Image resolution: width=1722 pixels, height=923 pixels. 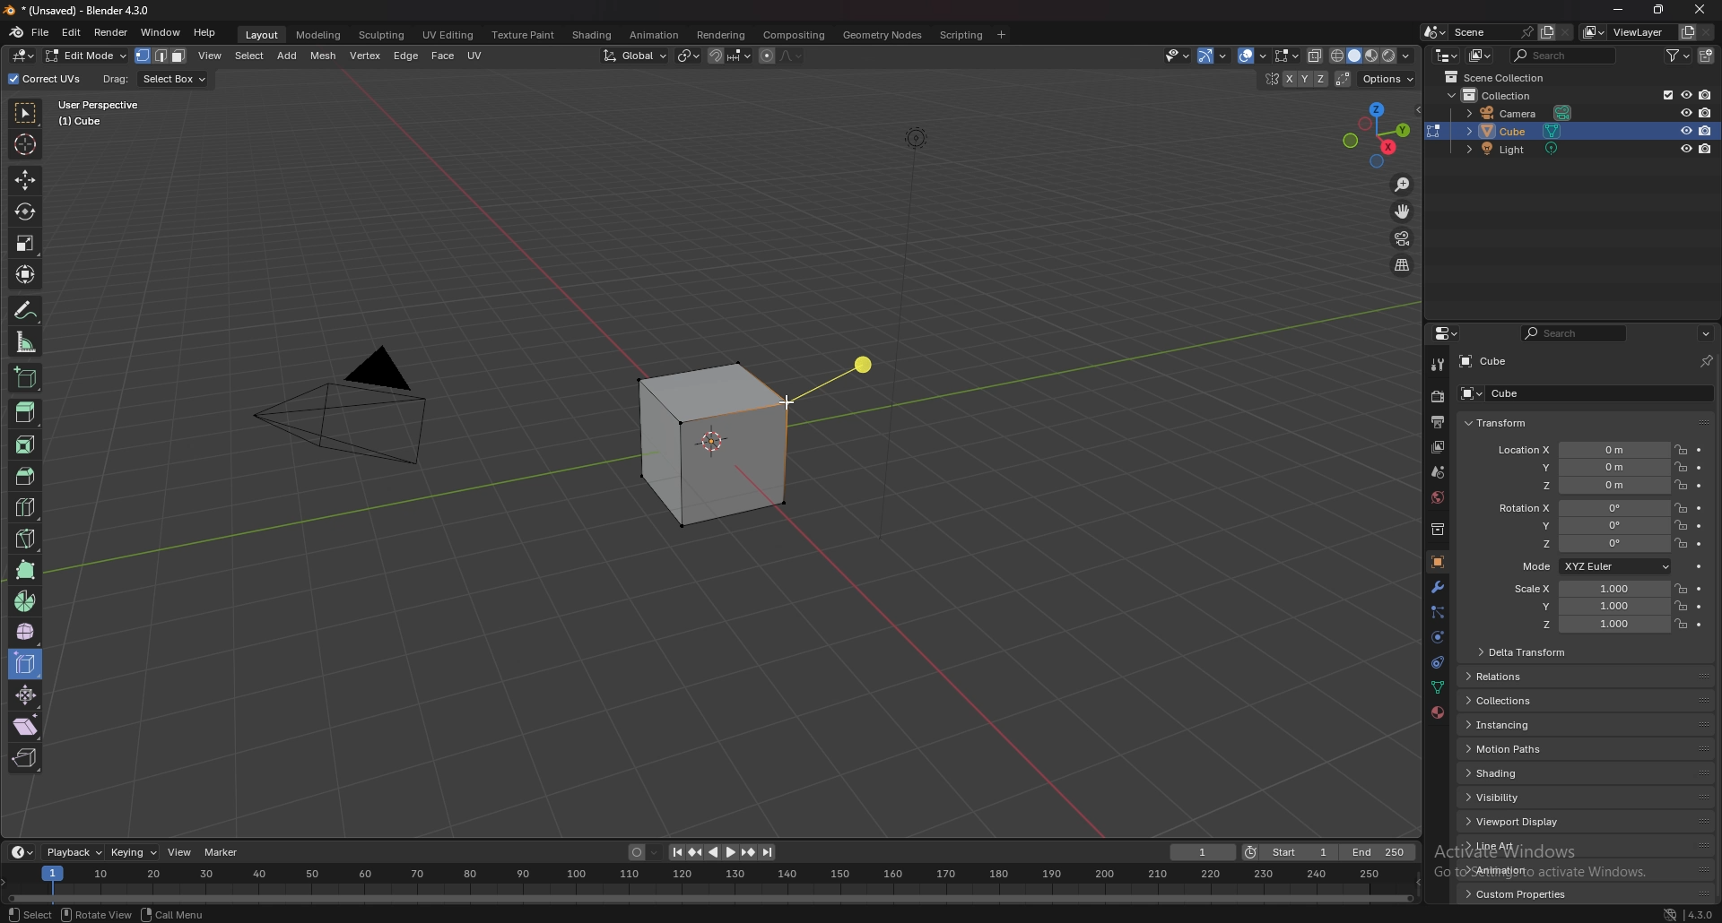 What do you see at coordinates (635, 56) in the screenshot?
I see `transformation orientation` at bounding box center [635, 56].